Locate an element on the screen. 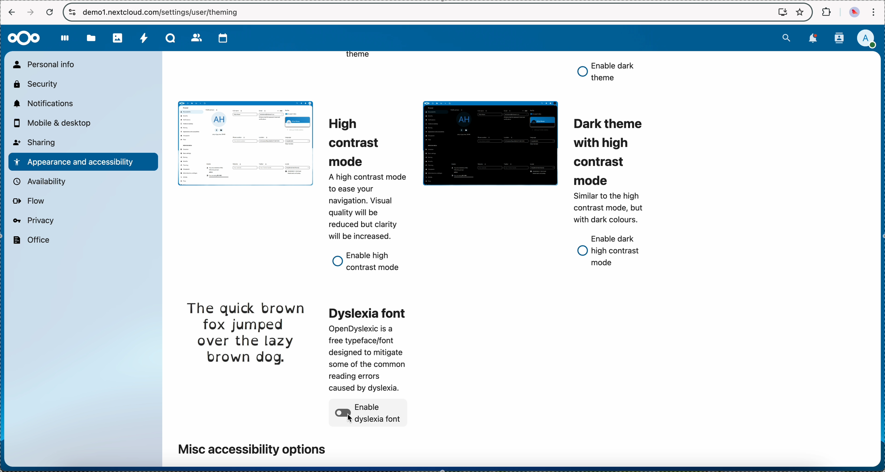 The height and width of the screenshot is (472, 885). notifications is located at coordinates (44, 104).